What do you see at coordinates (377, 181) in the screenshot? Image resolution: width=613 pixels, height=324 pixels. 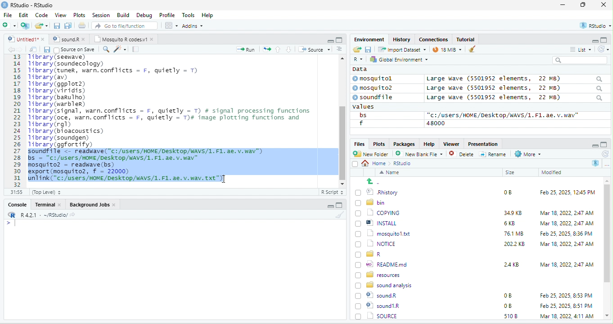 I see `go back` at bounding box center [377, 181].